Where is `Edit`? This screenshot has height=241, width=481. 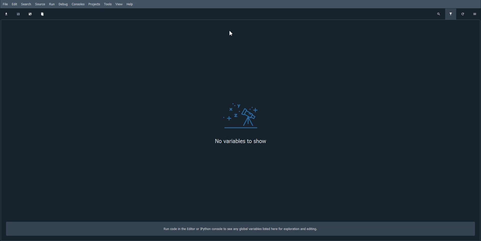 Edit is located at coordinates (15, 4).